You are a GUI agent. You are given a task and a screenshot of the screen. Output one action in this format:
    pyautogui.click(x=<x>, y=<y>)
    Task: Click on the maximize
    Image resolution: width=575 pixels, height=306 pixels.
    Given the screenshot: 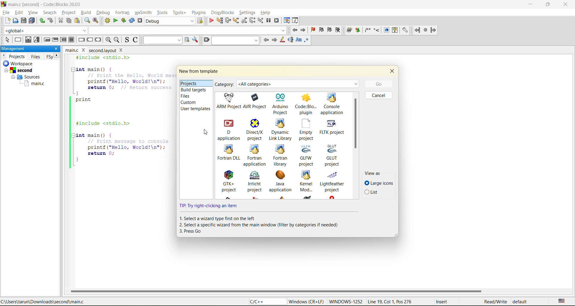 What is the action you would take?
    pyautogui.click(x=549, y=5)
    